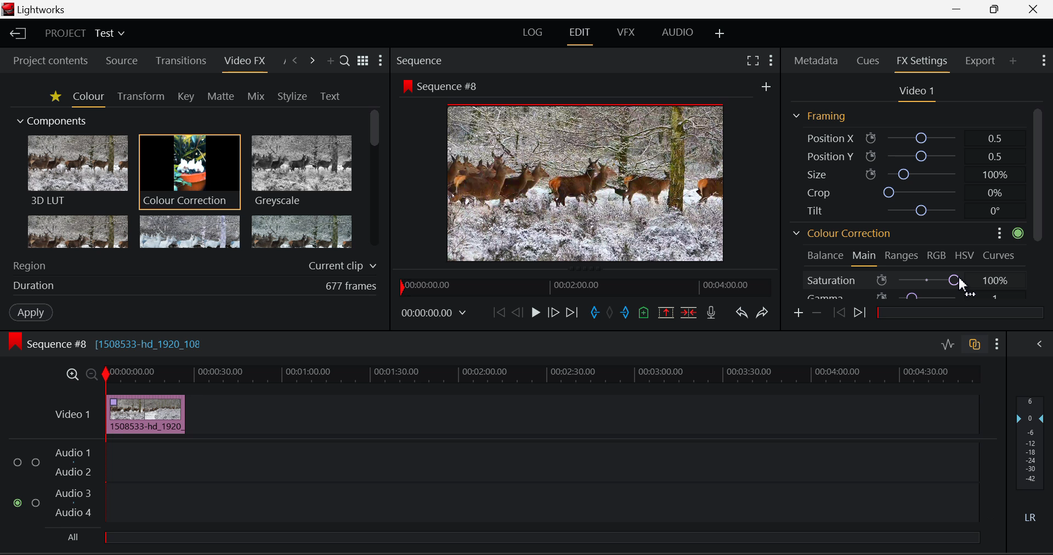  I want to click on Stylize, so click(293, 96).